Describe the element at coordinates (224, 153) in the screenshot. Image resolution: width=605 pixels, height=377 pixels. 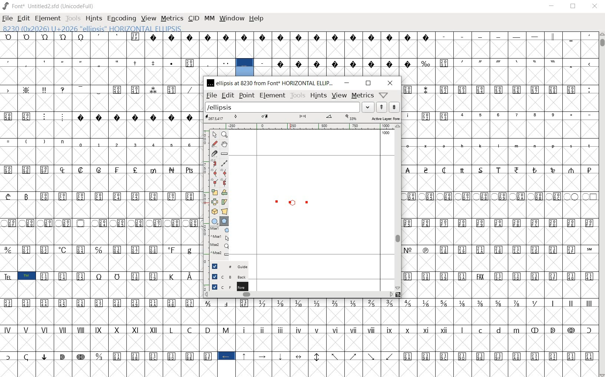
I see `measure a distance, angle between points` at that location.